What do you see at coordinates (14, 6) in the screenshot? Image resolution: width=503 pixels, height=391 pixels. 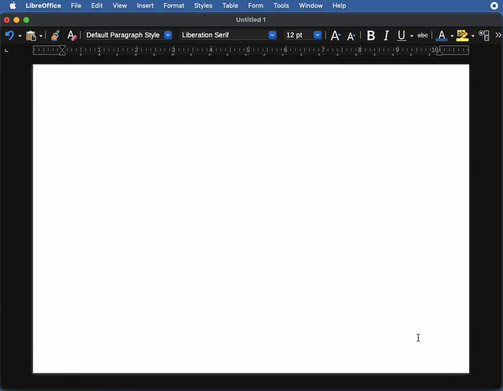 I see `Apple logo` at bounding box center [14, 6].